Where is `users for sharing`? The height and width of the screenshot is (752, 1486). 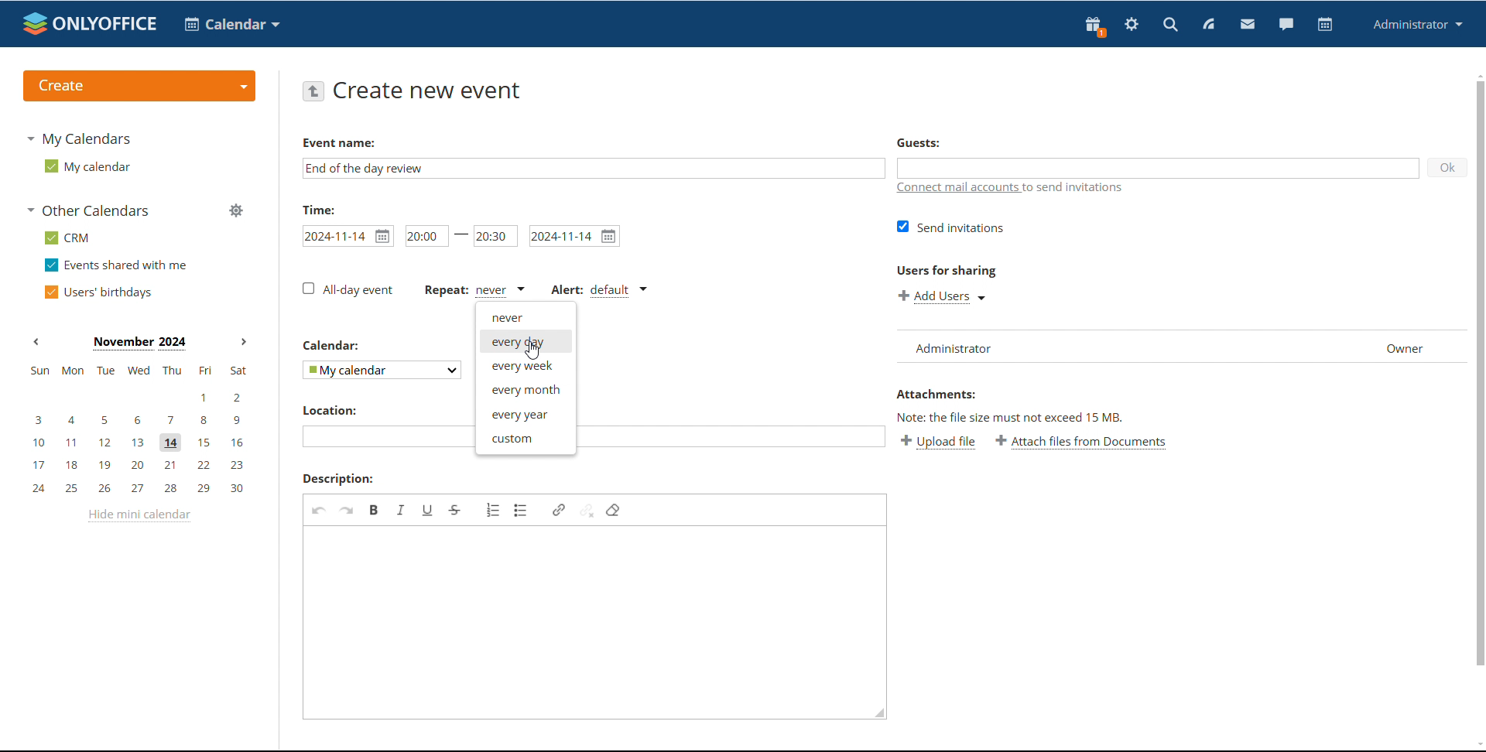
users for sharing is located at coordinates (947, 270).